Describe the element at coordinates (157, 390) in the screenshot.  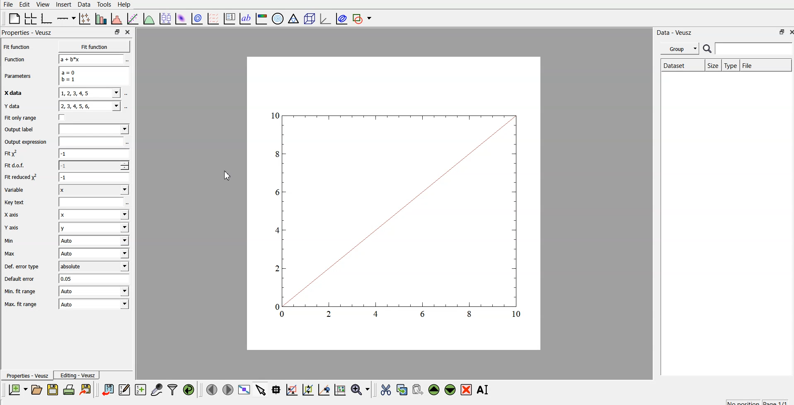
I see `capture remote data` at that location.